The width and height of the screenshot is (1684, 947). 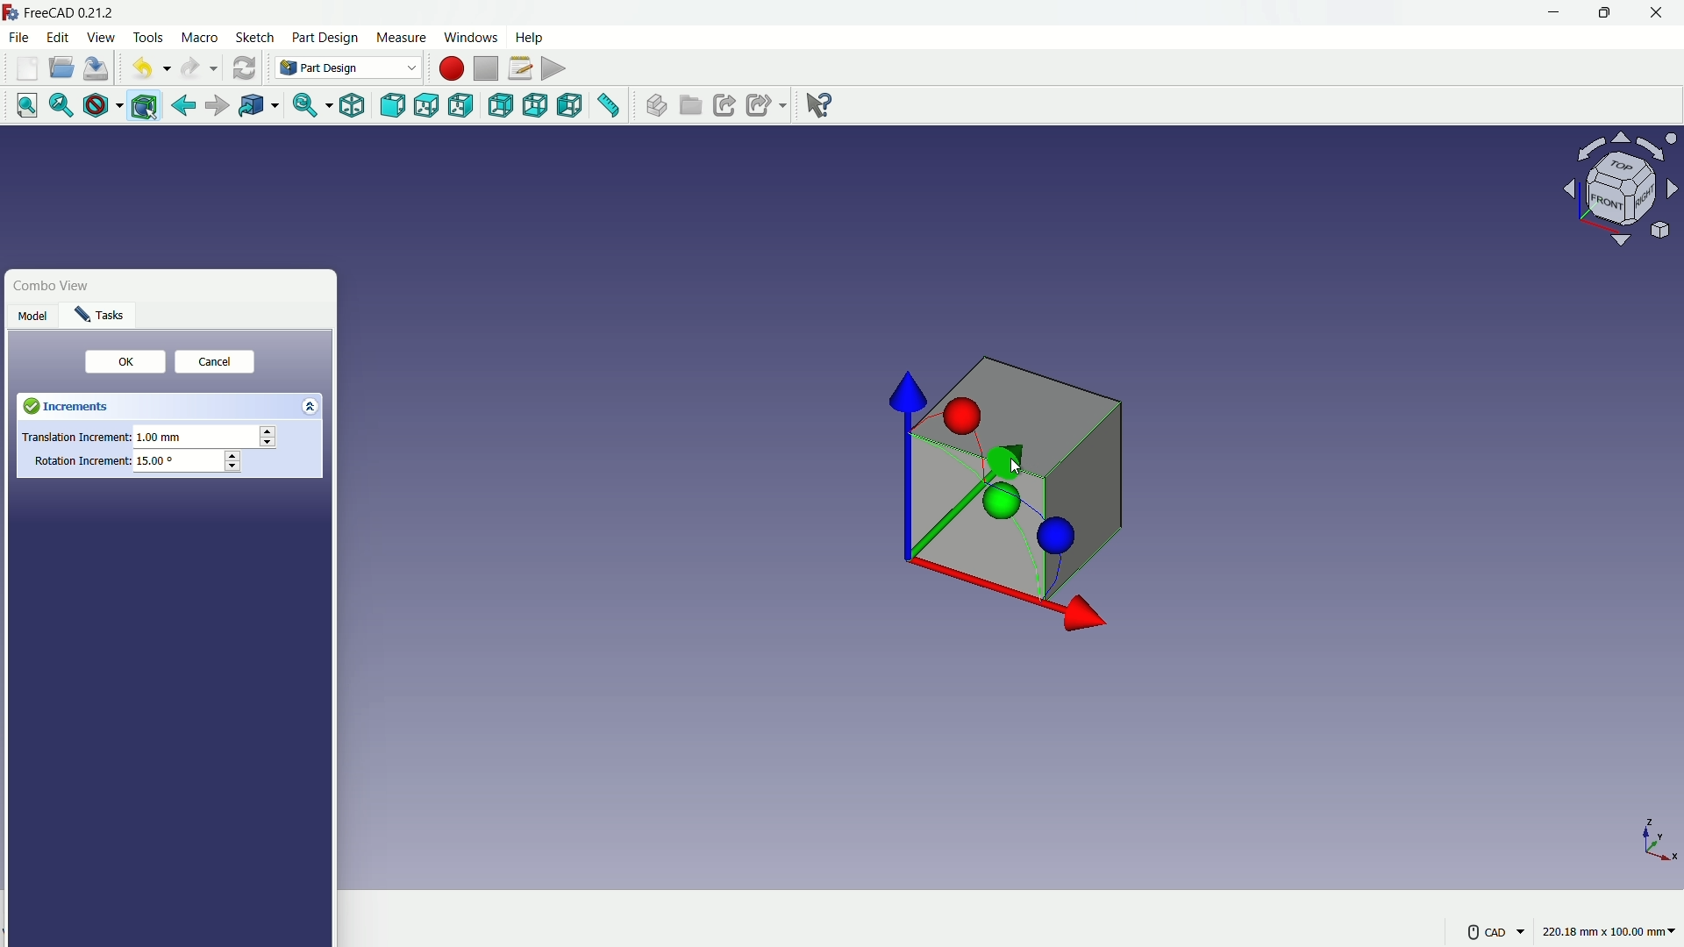 What do you see at coordinates (400, 38) in the screenshot?
I see `measure` at bounding box center [400, 38].